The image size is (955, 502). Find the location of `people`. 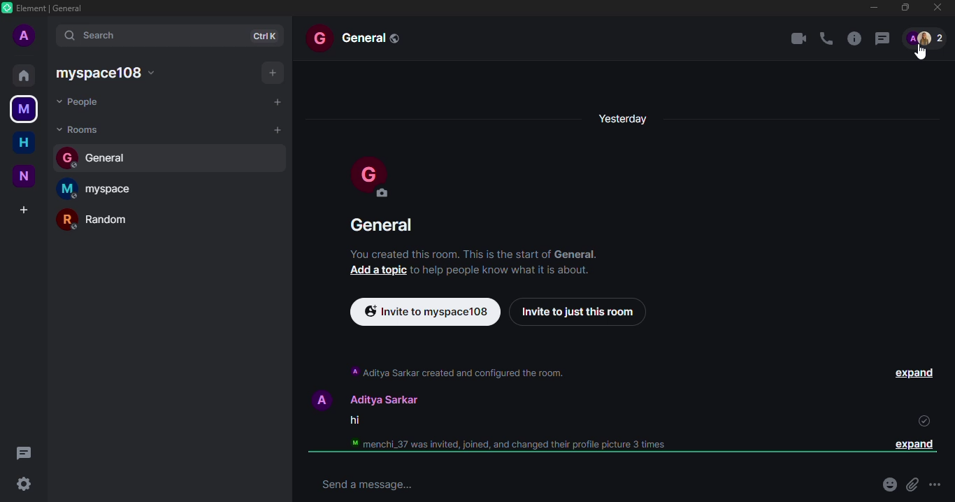

people is located at coordinates (926, 37).